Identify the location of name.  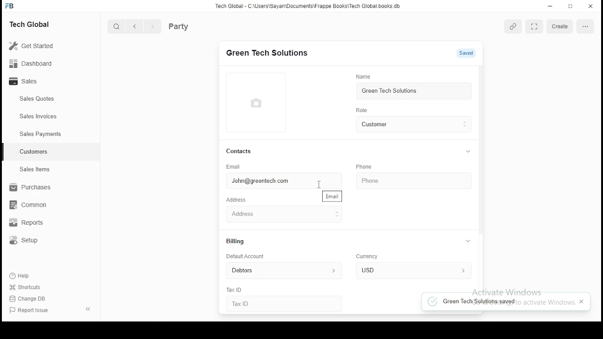
(366, 77).